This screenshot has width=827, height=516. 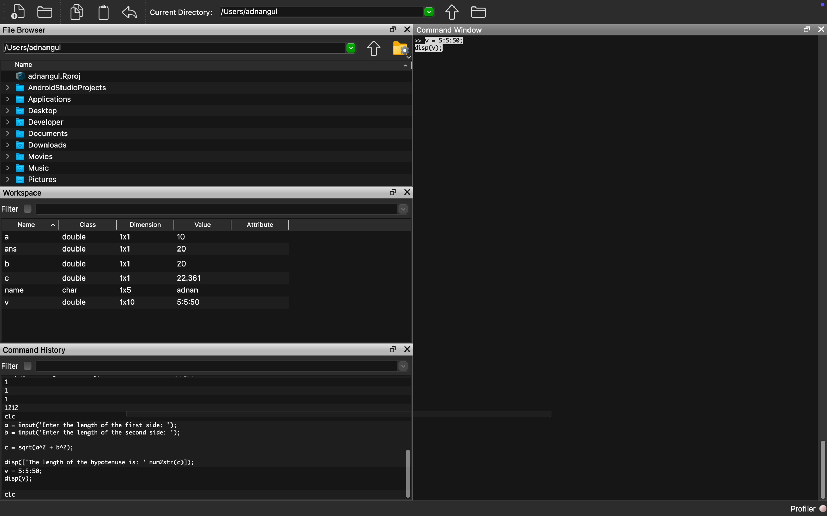 What do you see at coordinates (128, 302) in the screenshot?
I see `1x10` at bounding box center [128, 302].